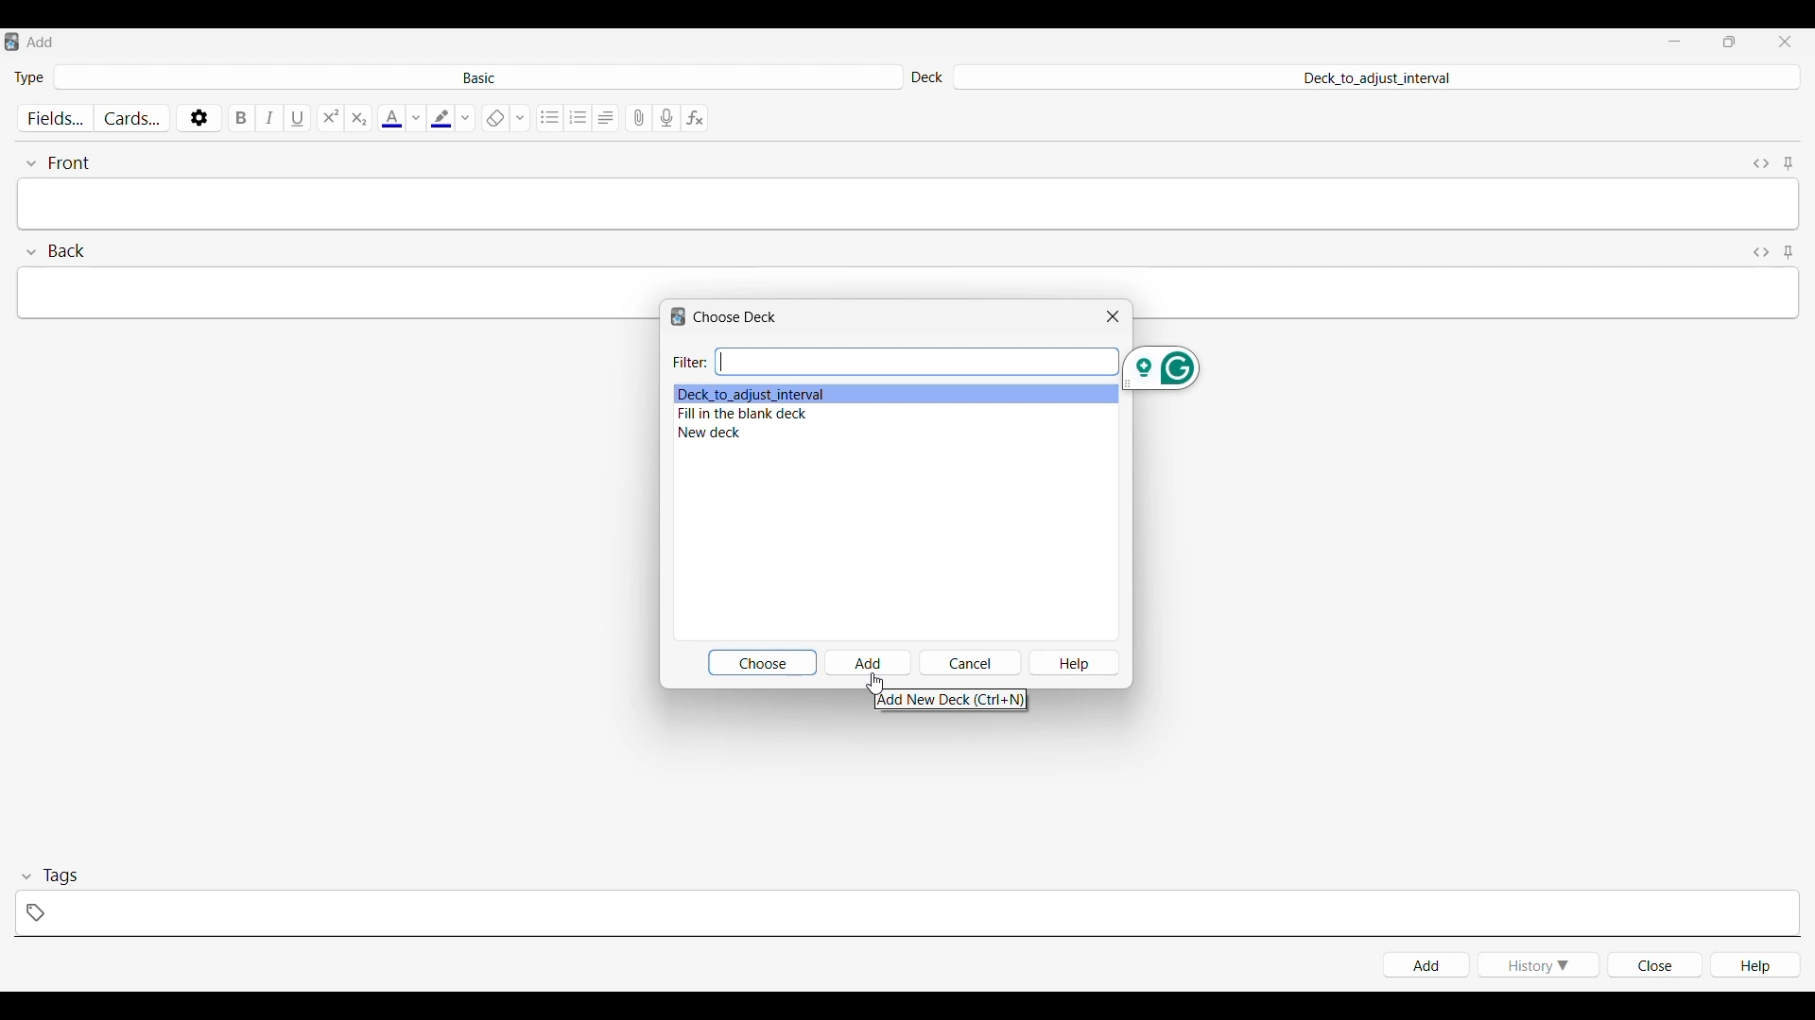 The height and width of the screenshot is (1020, 1815). Describe the element at coordinates (1112, 316) in the screenshot. I see `Close window` at that location.